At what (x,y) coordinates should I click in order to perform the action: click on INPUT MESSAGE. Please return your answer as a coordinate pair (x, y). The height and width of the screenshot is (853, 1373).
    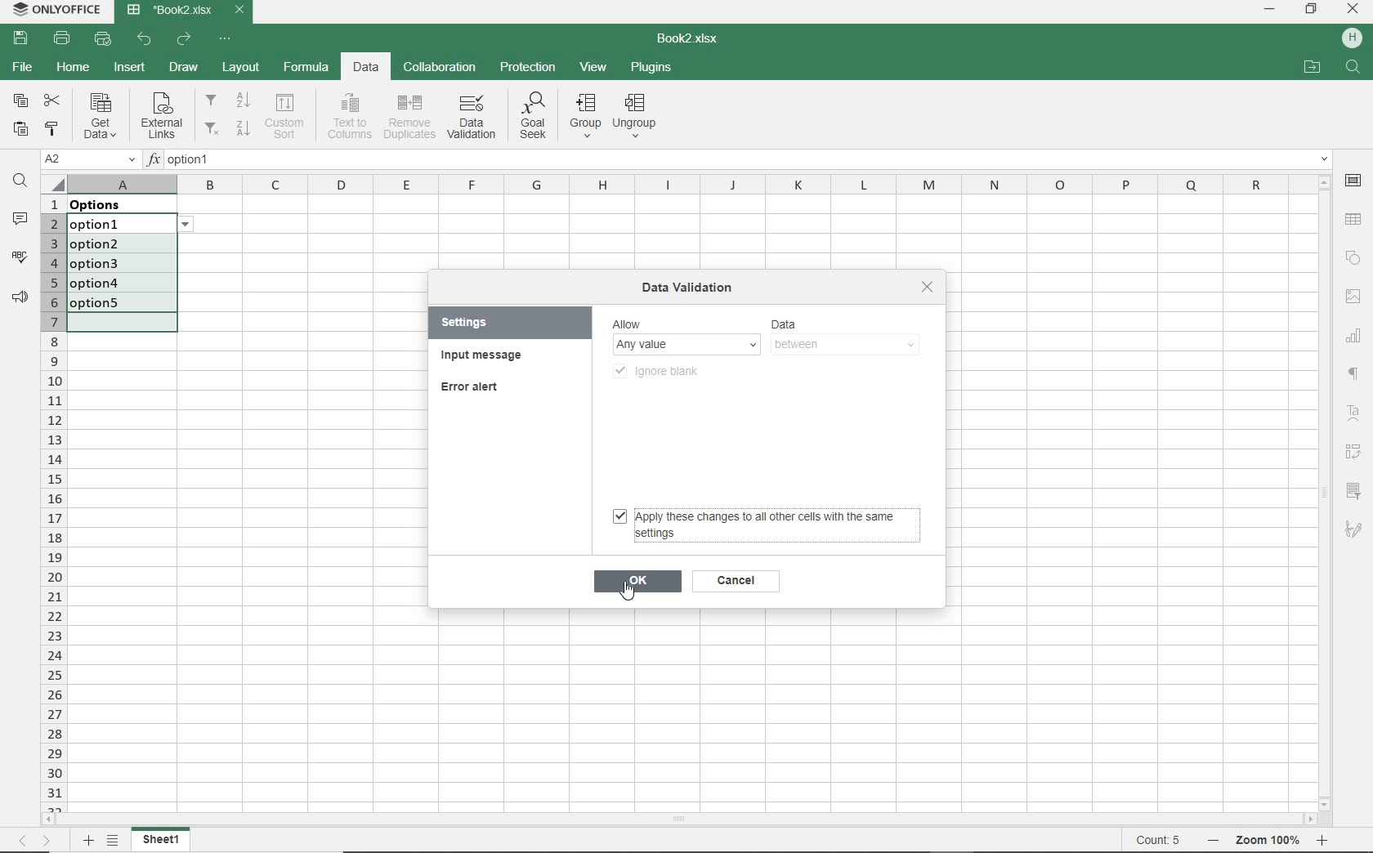
    Looking at the image, I should click on (485, 357).